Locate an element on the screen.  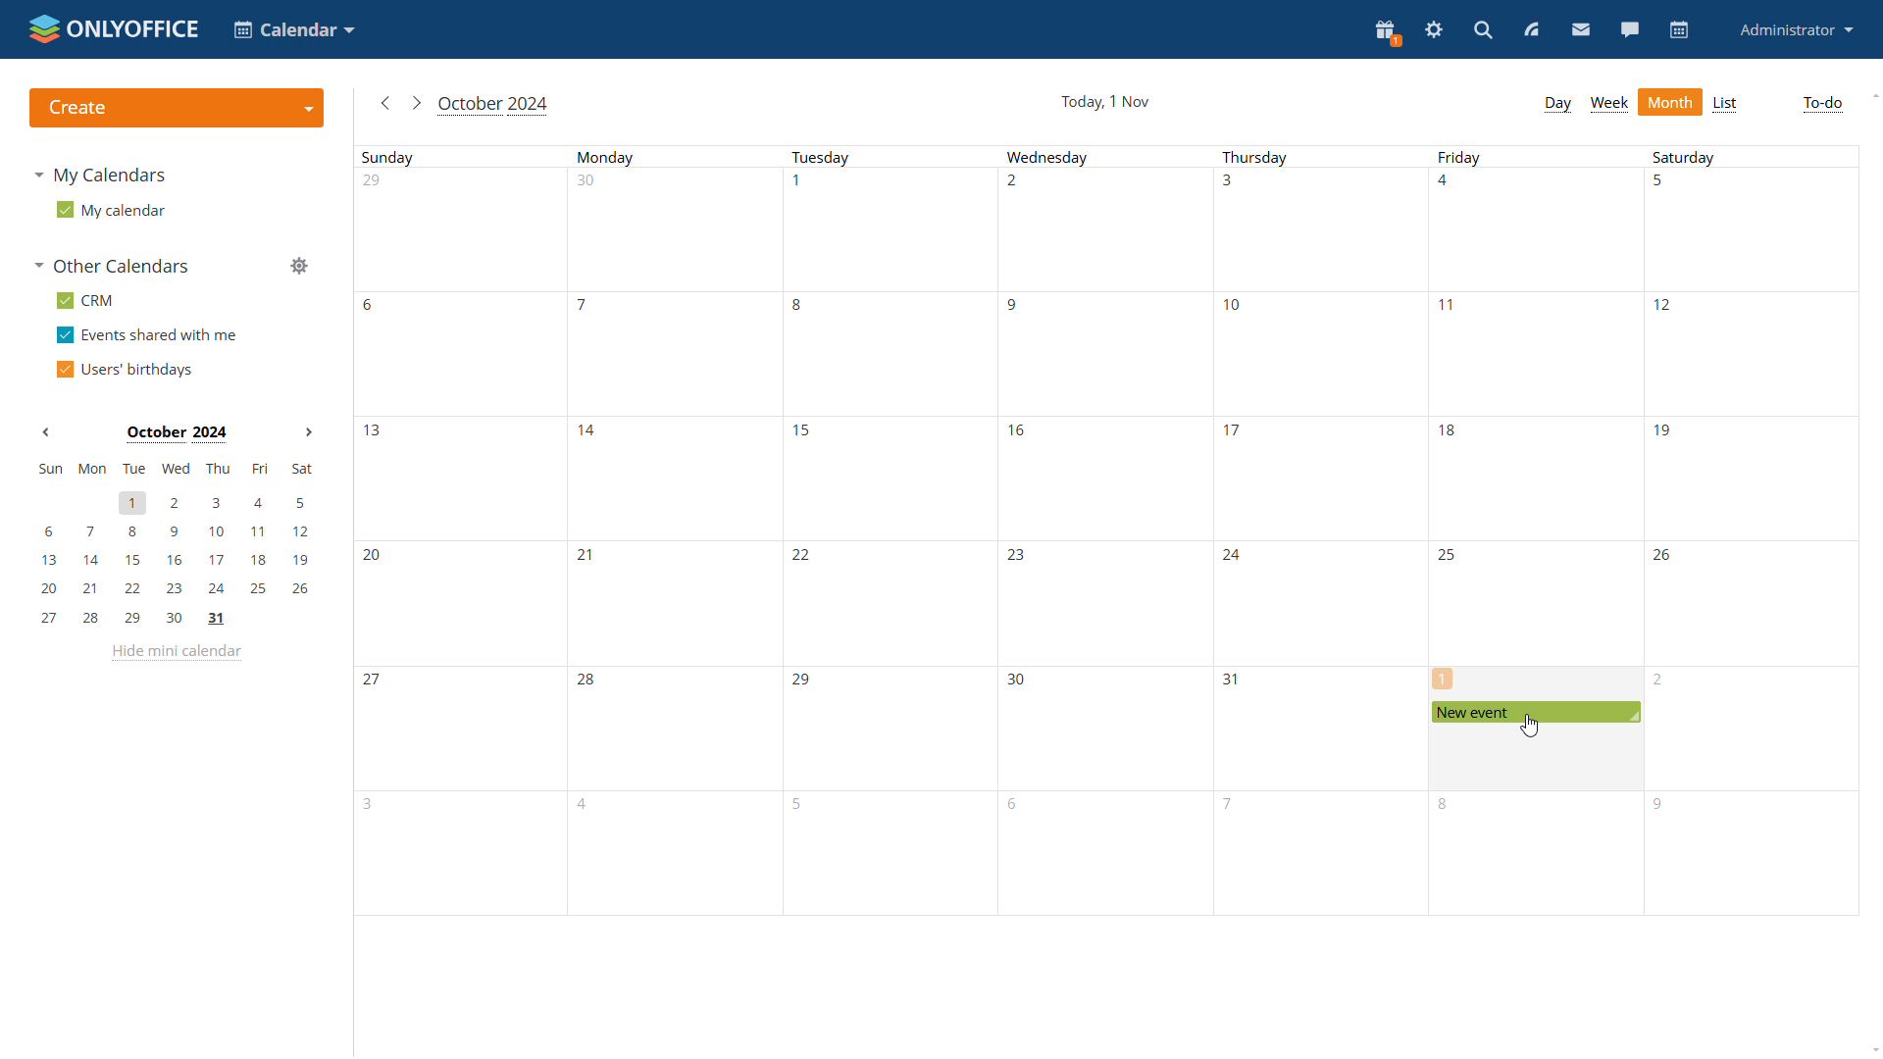
mini calendar is located at coordinates (175, 544).